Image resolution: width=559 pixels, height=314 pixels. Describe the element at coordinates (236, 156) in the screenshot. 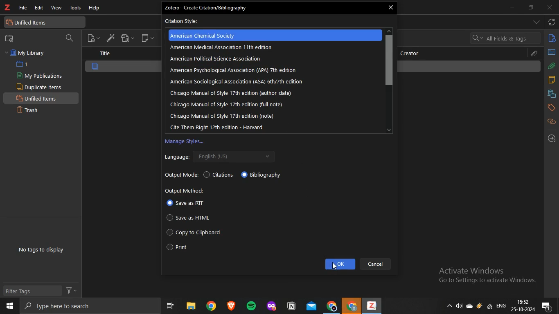

I see `English (US) v` at that location.